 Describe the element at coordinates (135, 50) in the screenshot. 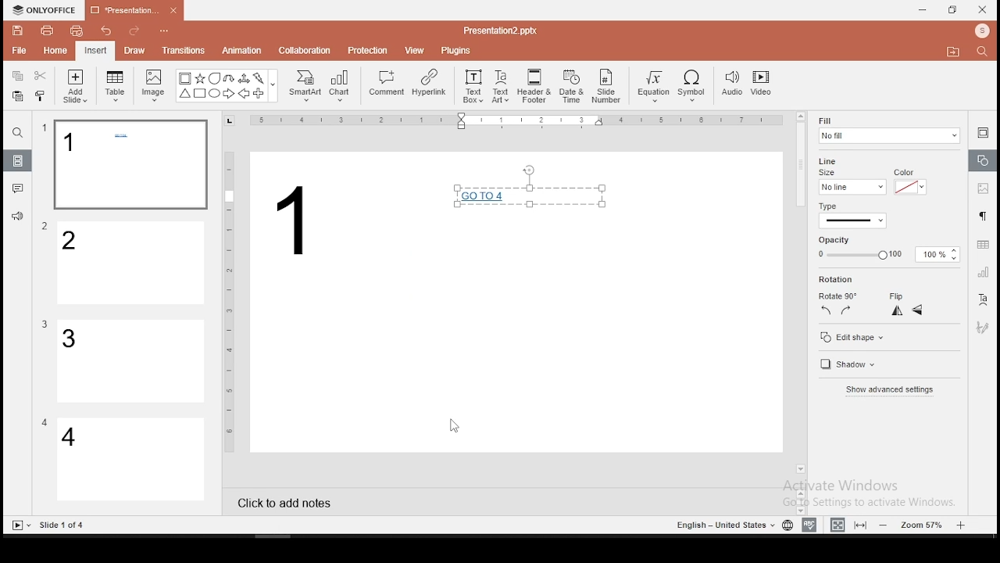

I see `draw` at that location.